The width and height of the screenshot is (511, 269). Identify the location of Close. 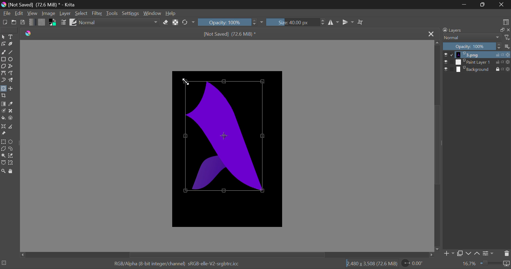
(430, 35).